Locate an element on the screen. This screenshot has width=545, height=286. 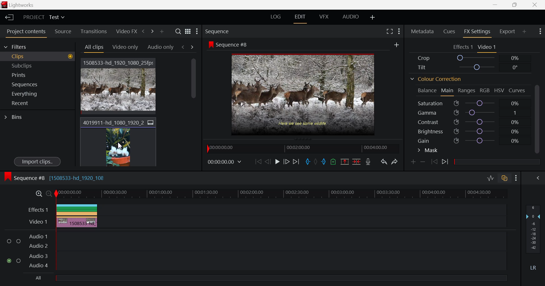
Project contents Tab Open is located at coordinates (24, 32).